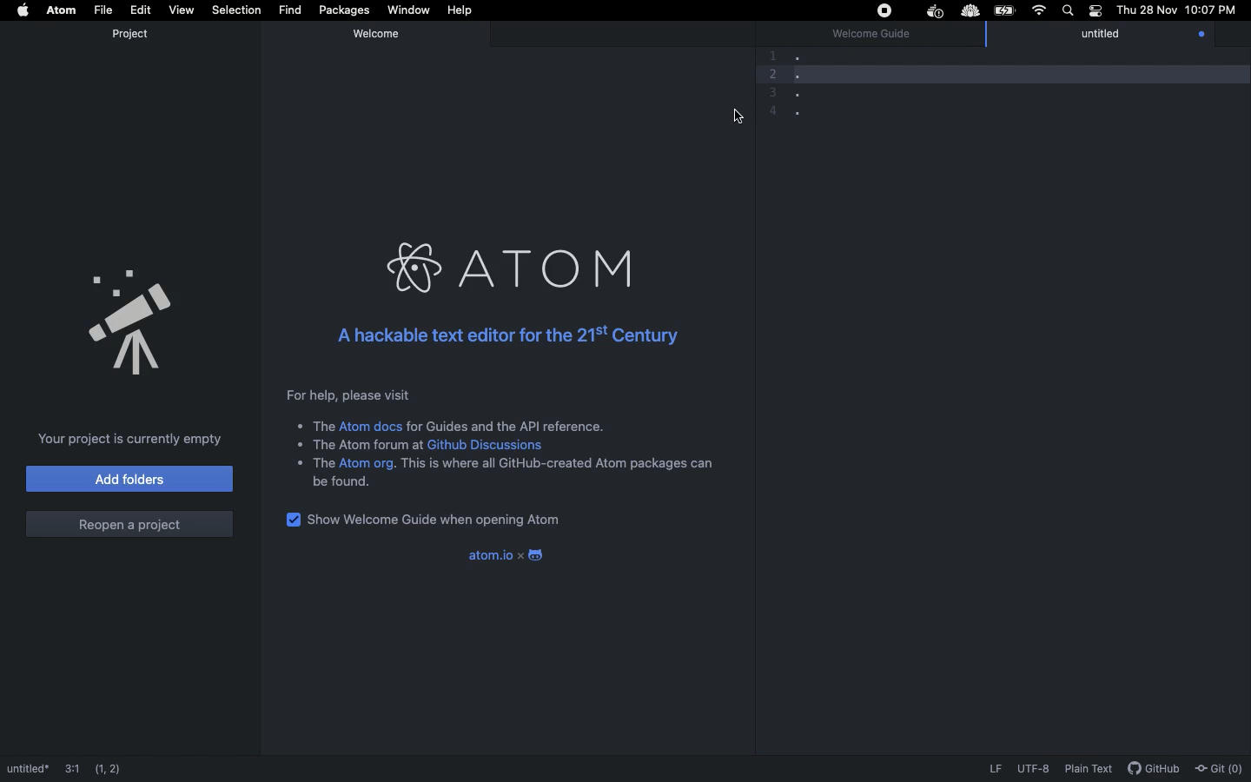 The image size is (1251, 782). Describe the element at coordinates (480, 554) in the screenshot. I see `atom.io` at that location.